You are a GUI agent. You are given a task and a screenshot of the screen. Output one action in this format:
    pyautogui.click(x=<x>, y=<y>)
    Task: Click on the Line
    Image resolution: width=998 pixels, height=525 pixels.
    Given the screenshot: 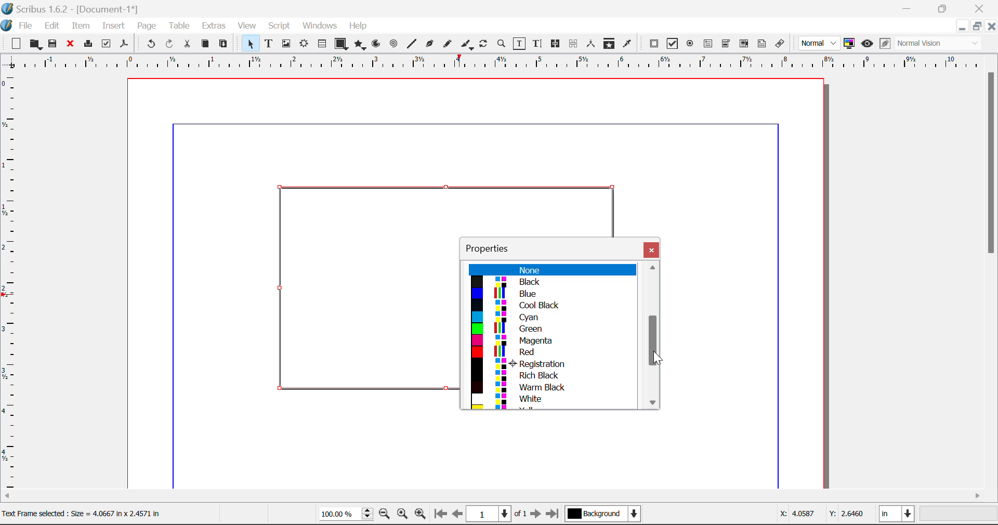 What is the action you would take?
    pyautogui.click(x=412, y=44)
    